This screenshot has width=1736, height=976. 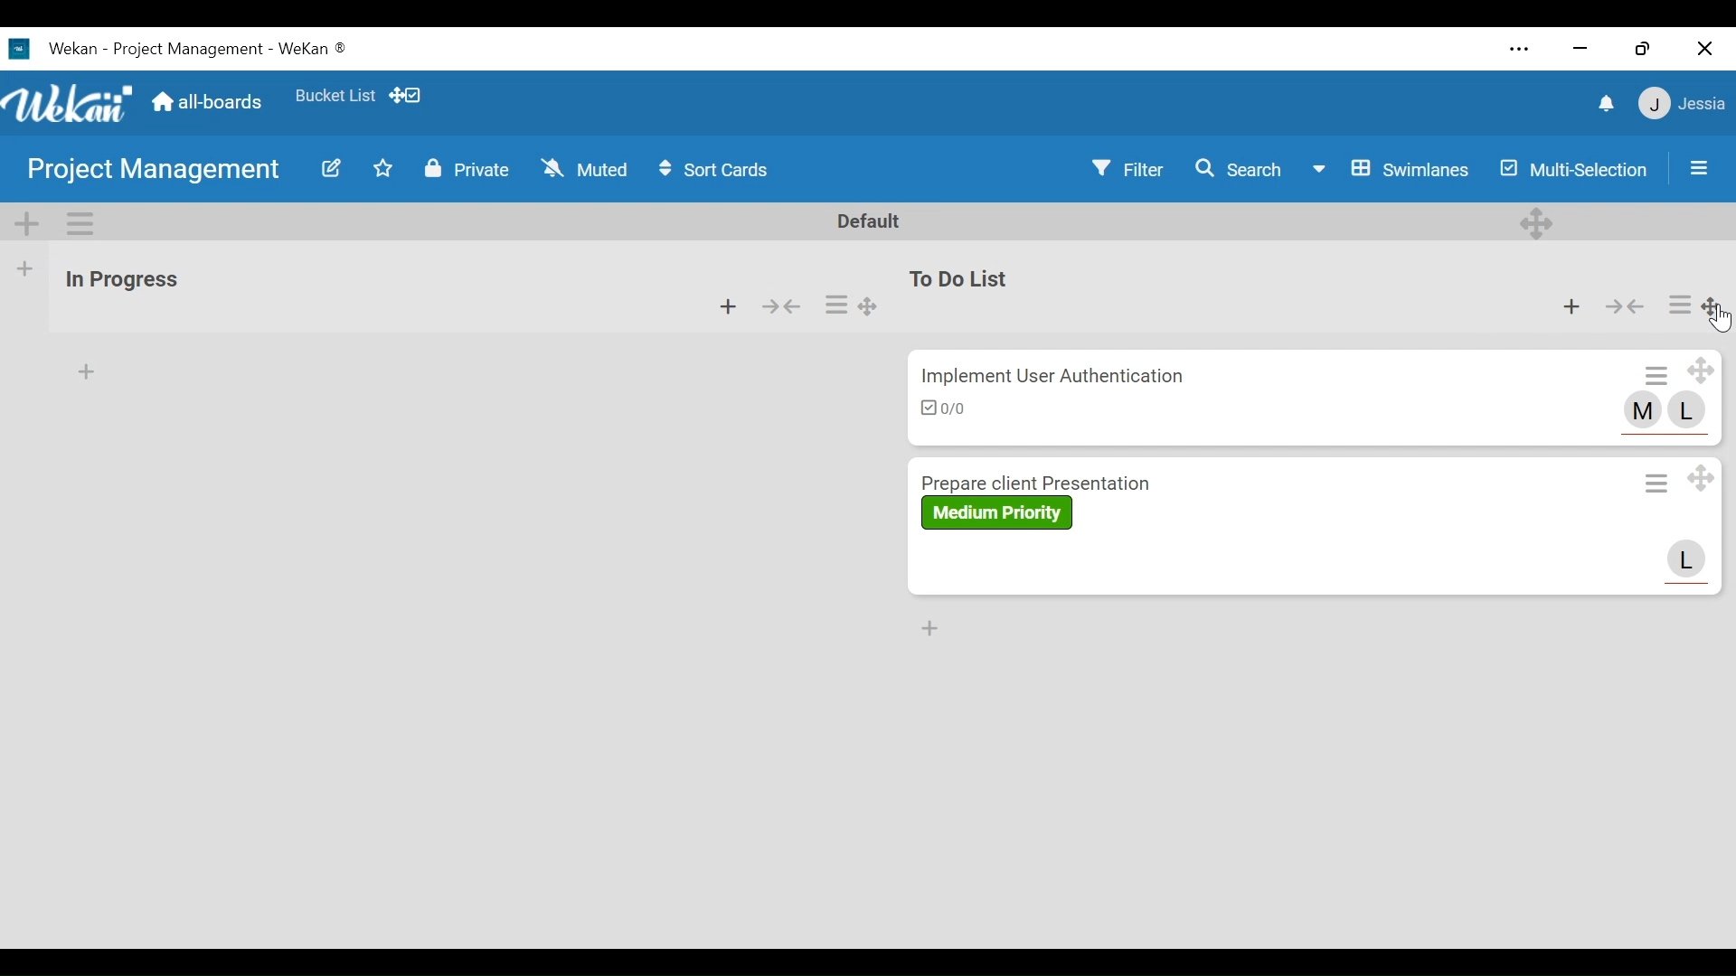 What do you see at coordinates (588, 169) in the screenshot?
I see `Muted` at bounding box center [588, 169].